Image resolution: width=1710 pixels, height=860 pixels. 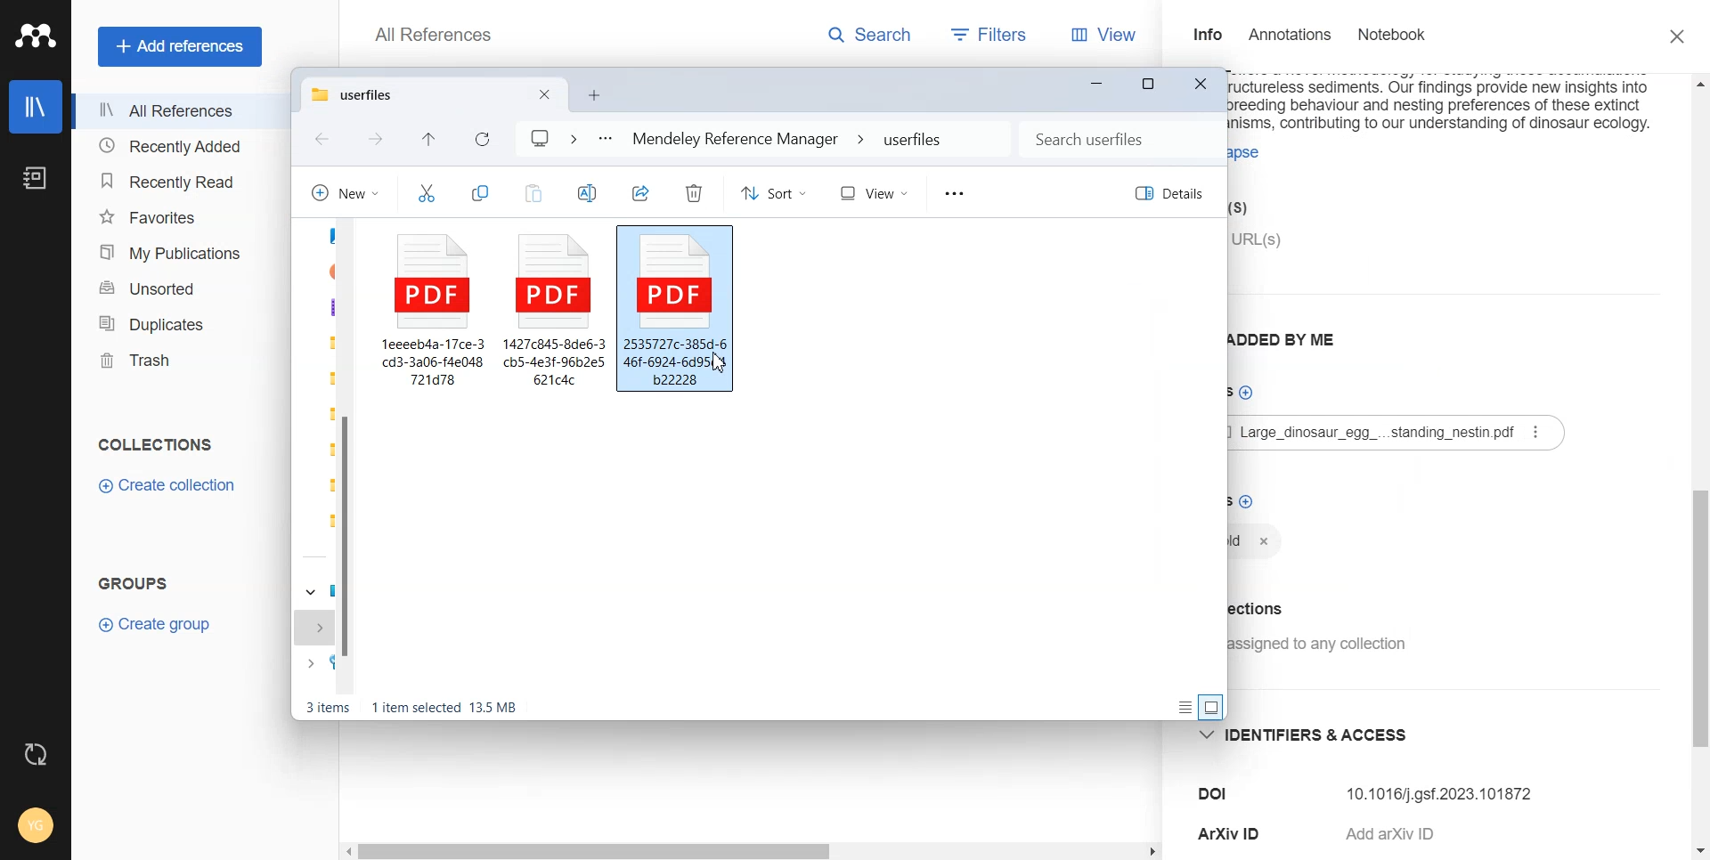 What do you see at coordinates (316, 645) in the screenshot?
I see `expand` at bounding box center [316, 645].